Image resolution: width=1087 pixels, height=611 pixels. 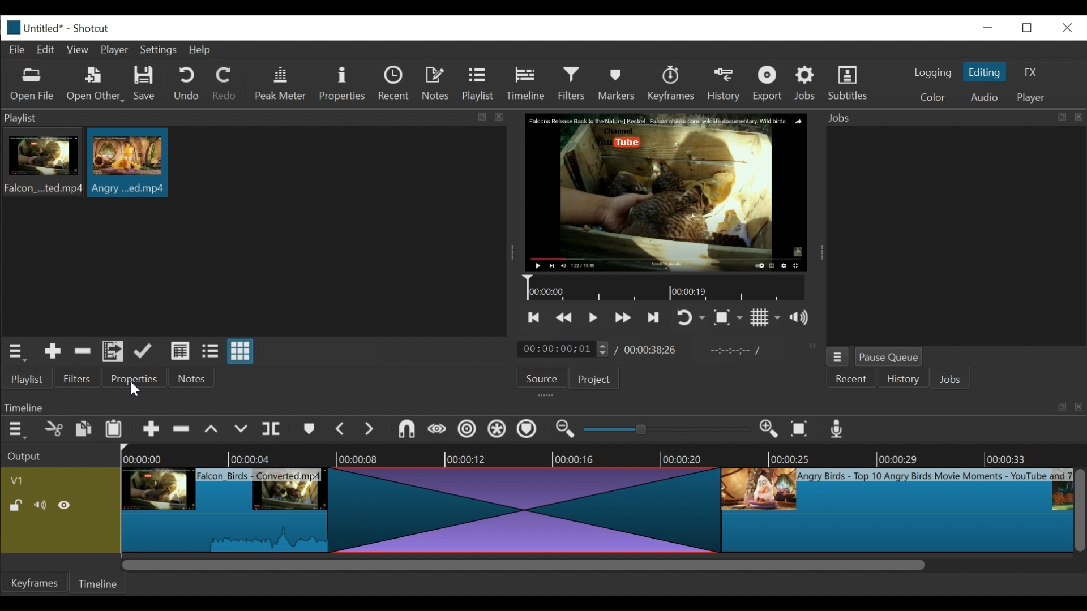 What do you see at coordinates (932, 72) in the screenshot?
I see `logging` at bounding box center [932, 72].